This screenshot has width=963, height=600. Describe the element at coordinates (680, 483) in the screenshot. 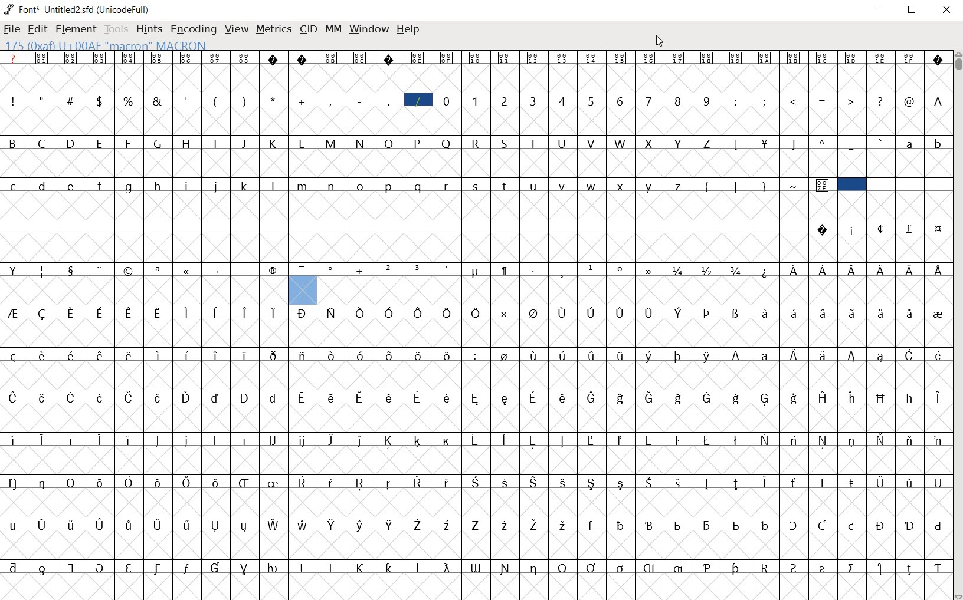

I see `Symbol` at that location.